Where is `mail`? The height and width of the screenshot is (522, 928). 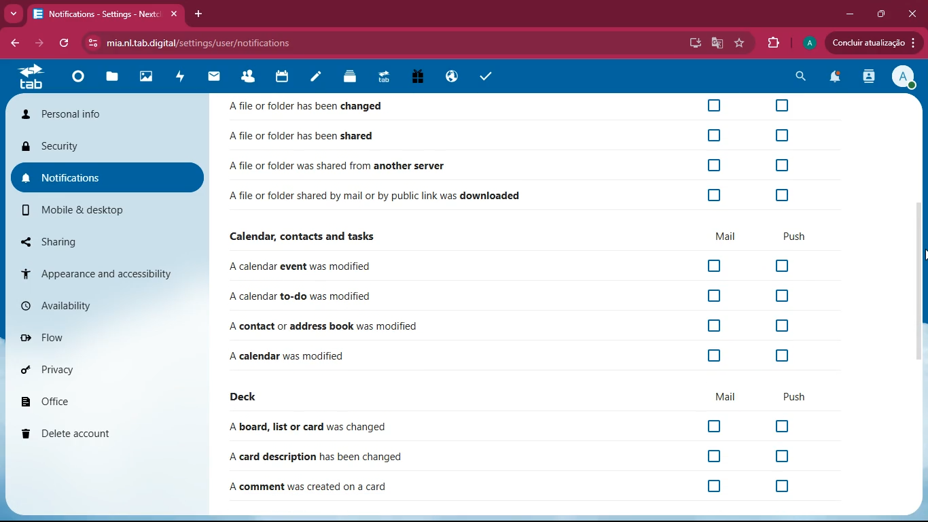 mail is located at coordinates (217, 78).